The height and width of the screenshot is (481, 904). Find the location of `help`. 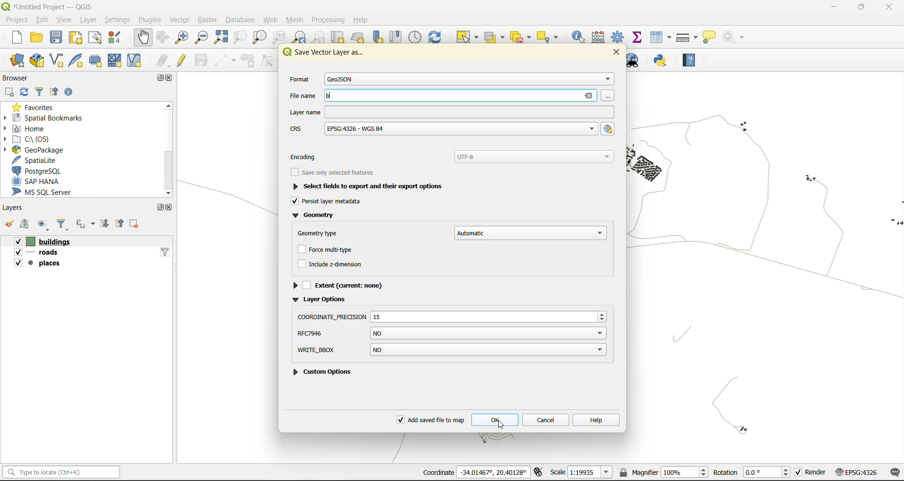

help is located at coordinates (690, 60).